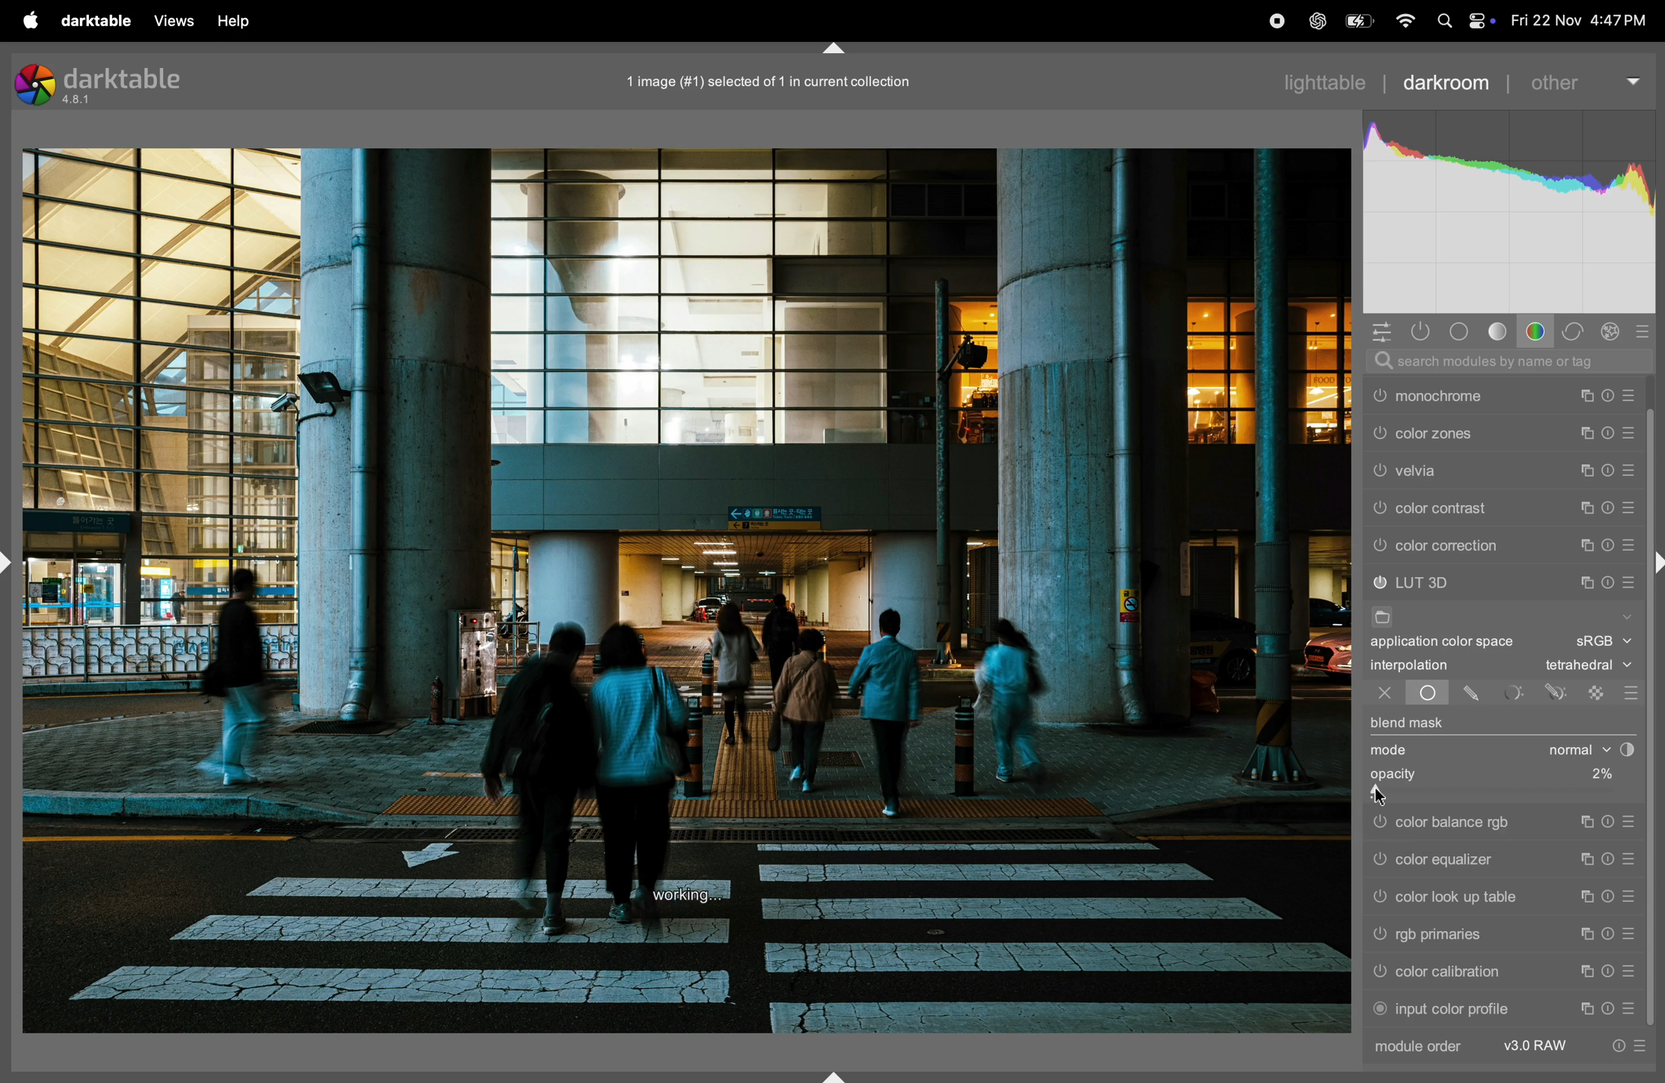  What do you see at coordinates (1462, 332) in the screenshot?
I see `base` at bounding box center [1462, 332].